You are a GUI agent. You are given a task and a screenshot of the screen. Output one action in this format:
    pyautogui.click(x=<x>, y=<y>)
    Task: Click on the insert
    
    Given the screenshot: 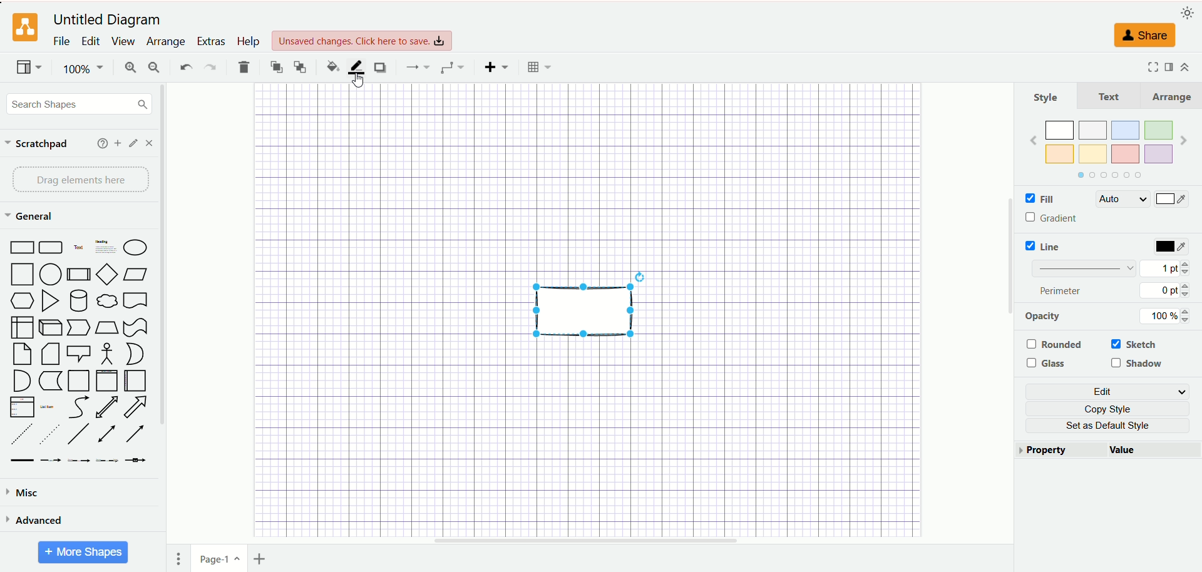 What is the action you would take?
    pyautogui.click(x=494, y=67)
    